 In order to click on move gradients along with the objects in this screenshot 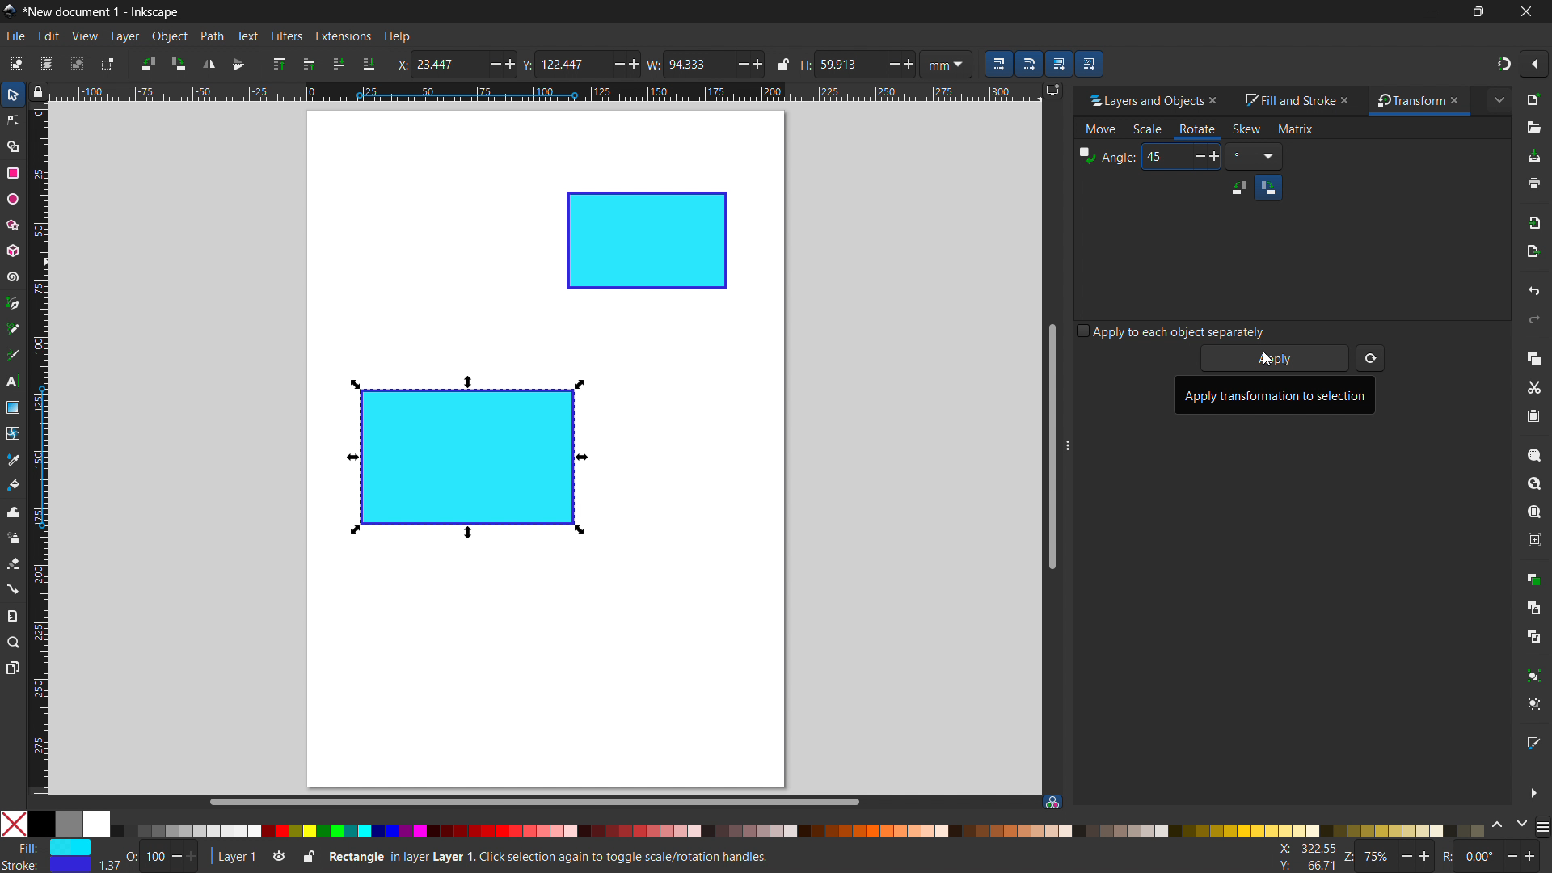, I will do `click(1058, 64)`.